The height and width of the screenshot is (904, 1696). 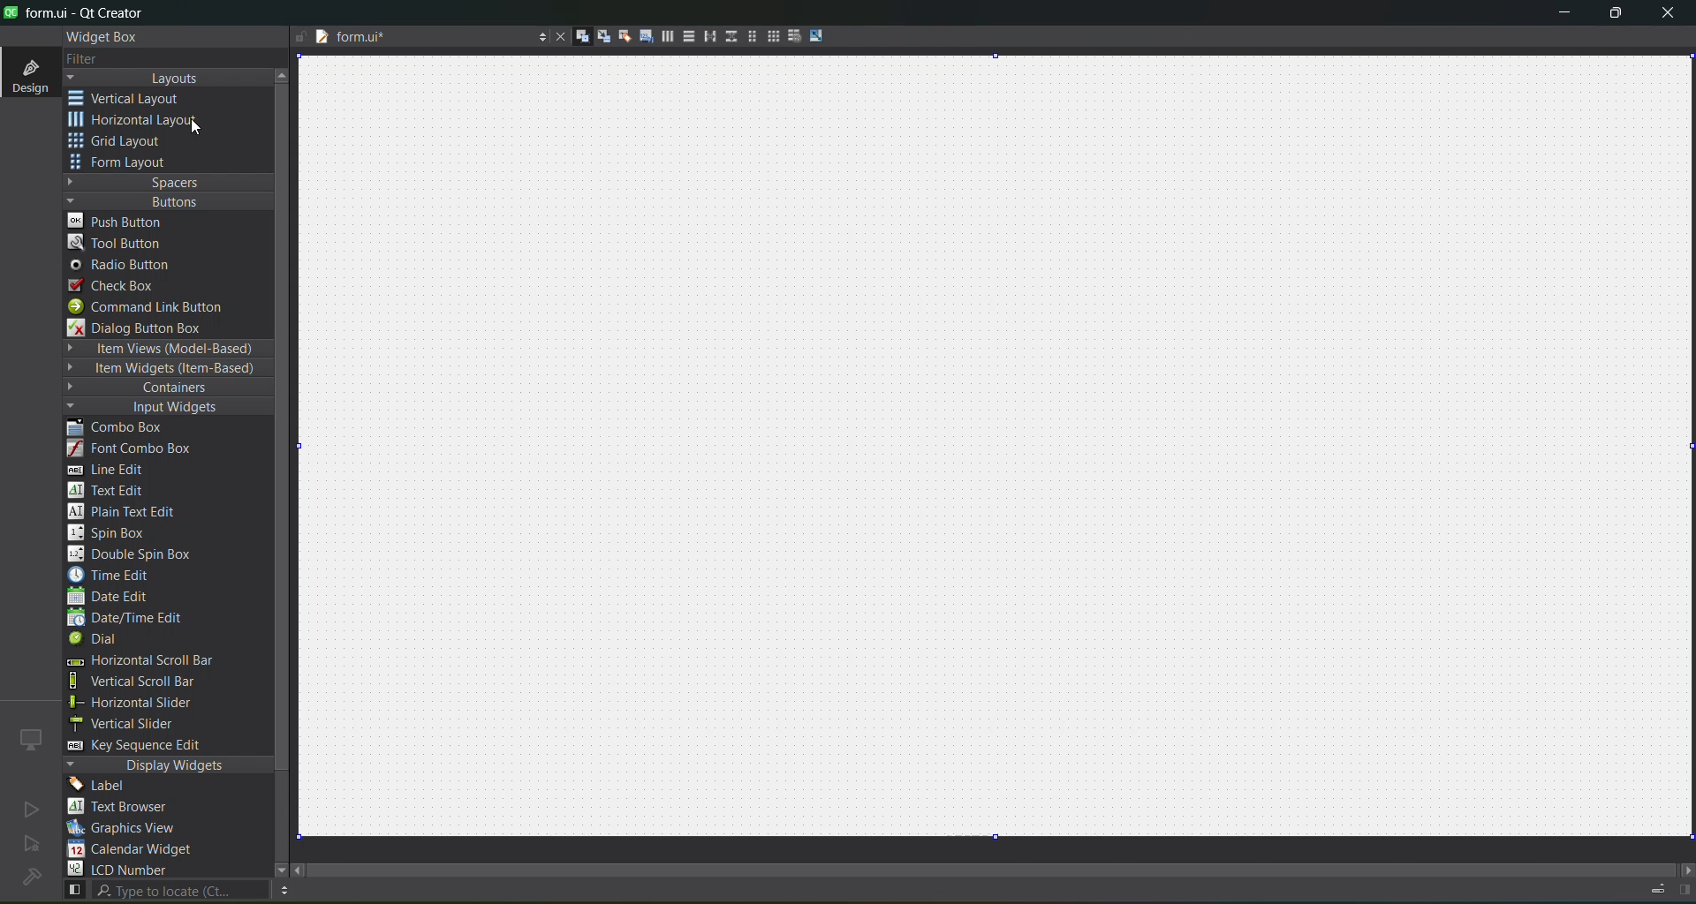 I want to click on edit buddies, so click(x=618, y=36).